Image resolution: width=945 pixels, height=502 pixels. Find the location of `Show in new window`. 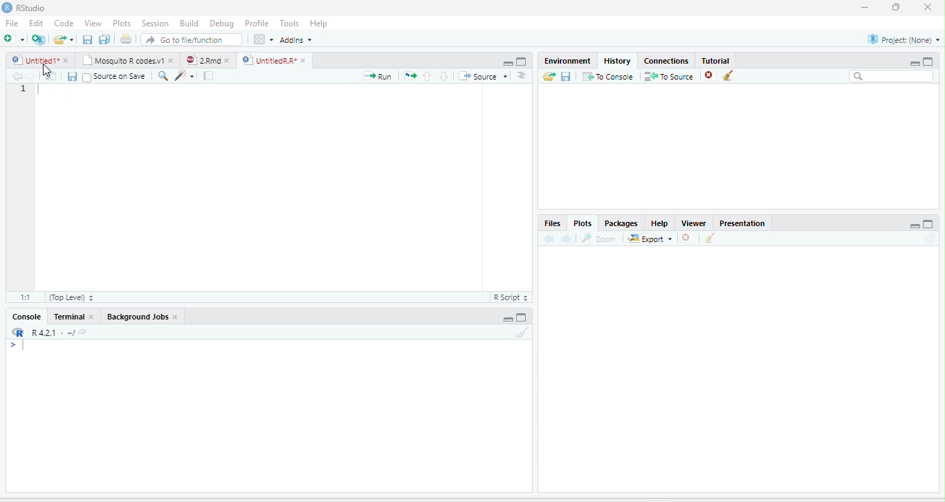

Show in new window is located at coordinates (51, 75).